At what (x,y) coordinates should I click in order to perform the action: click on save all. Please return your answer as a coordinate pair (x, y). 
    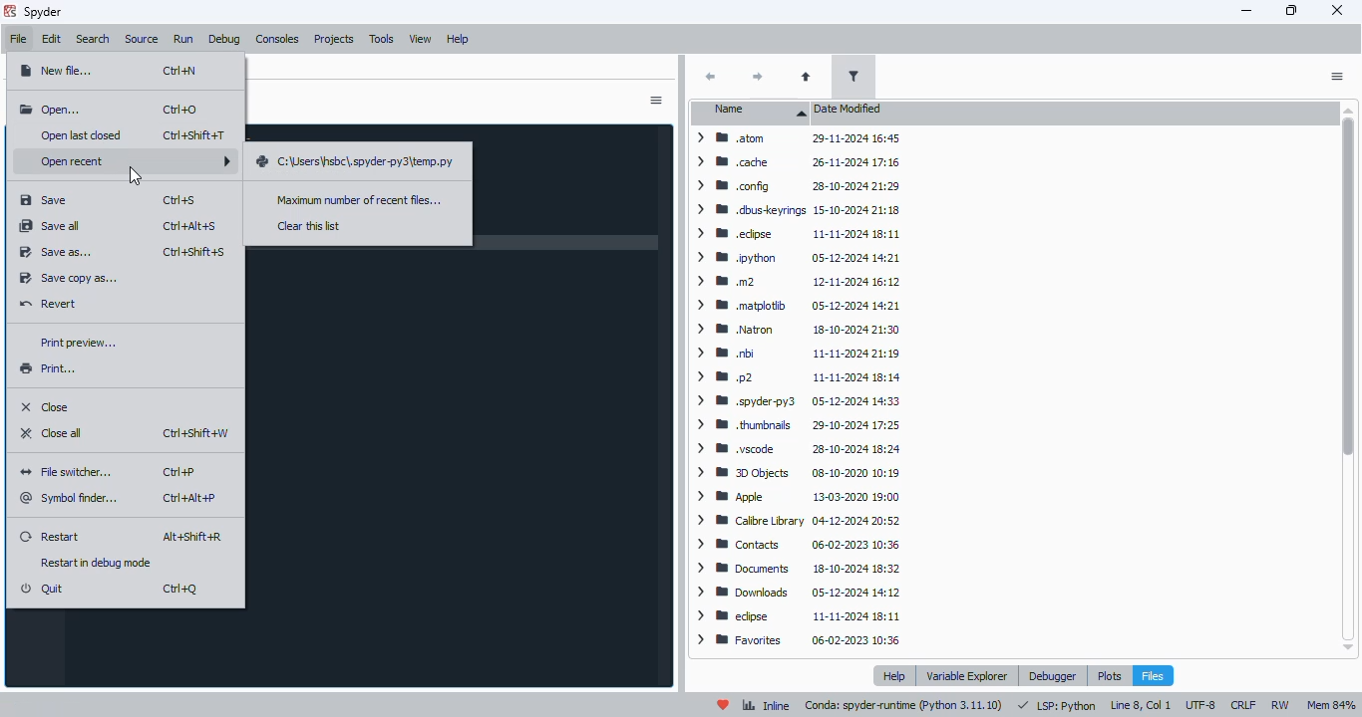
    Looking at the image, I should click on (51, 226).